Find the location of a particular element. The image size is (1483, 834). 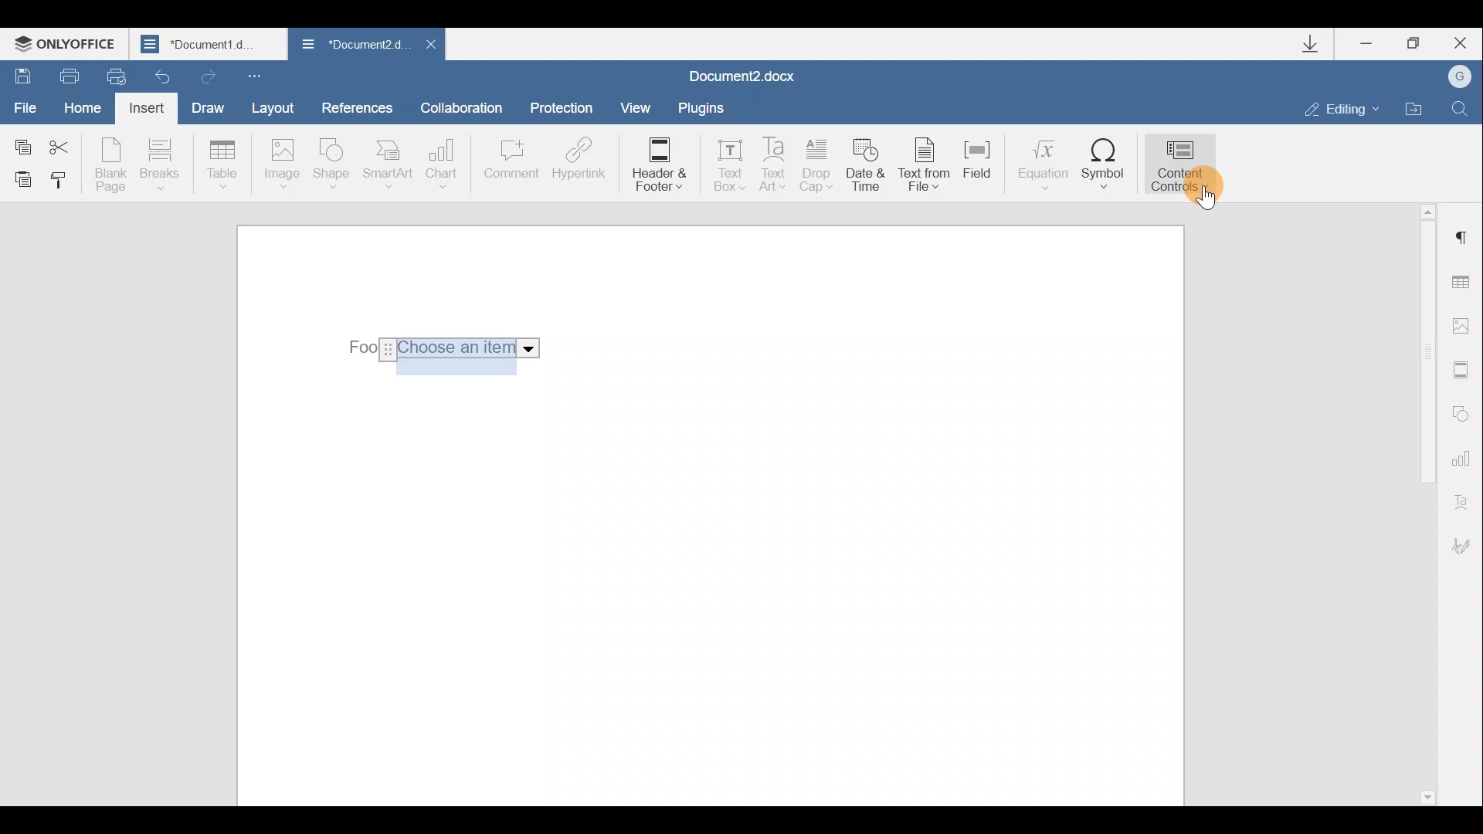

Document2.docx is located at coordinates (743, 74).